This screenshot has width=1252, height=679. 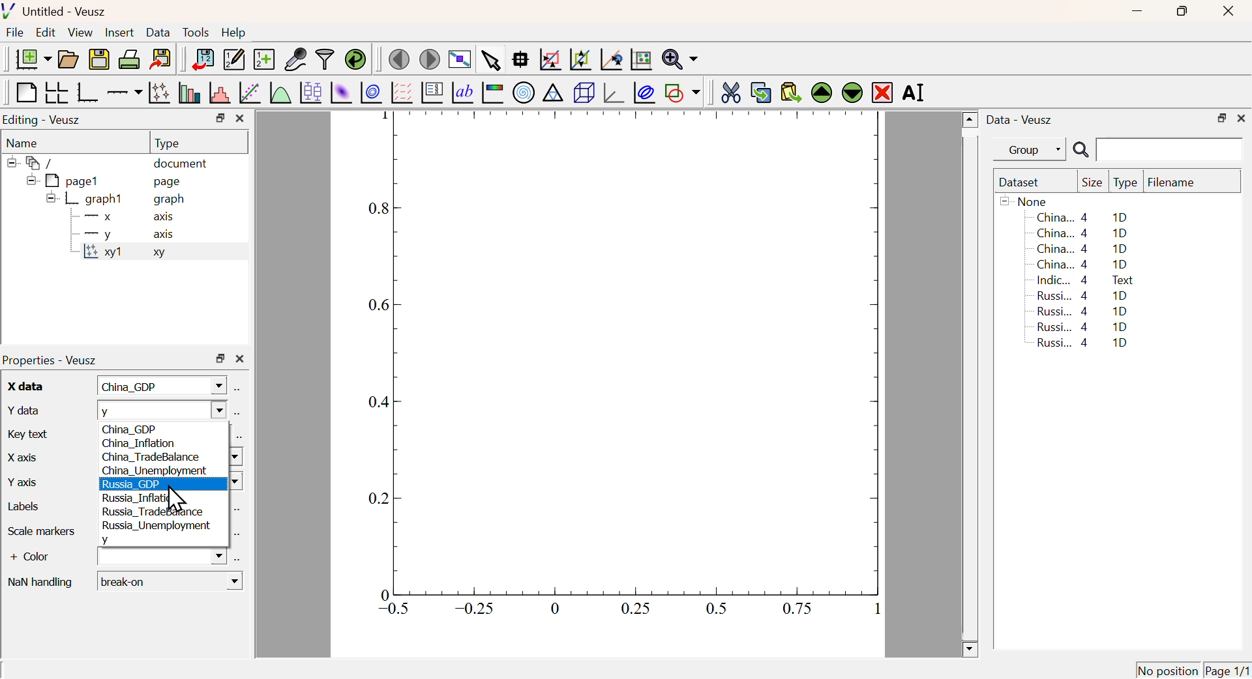 I want to click on China_Unemployment, so click(x=155, y=471).